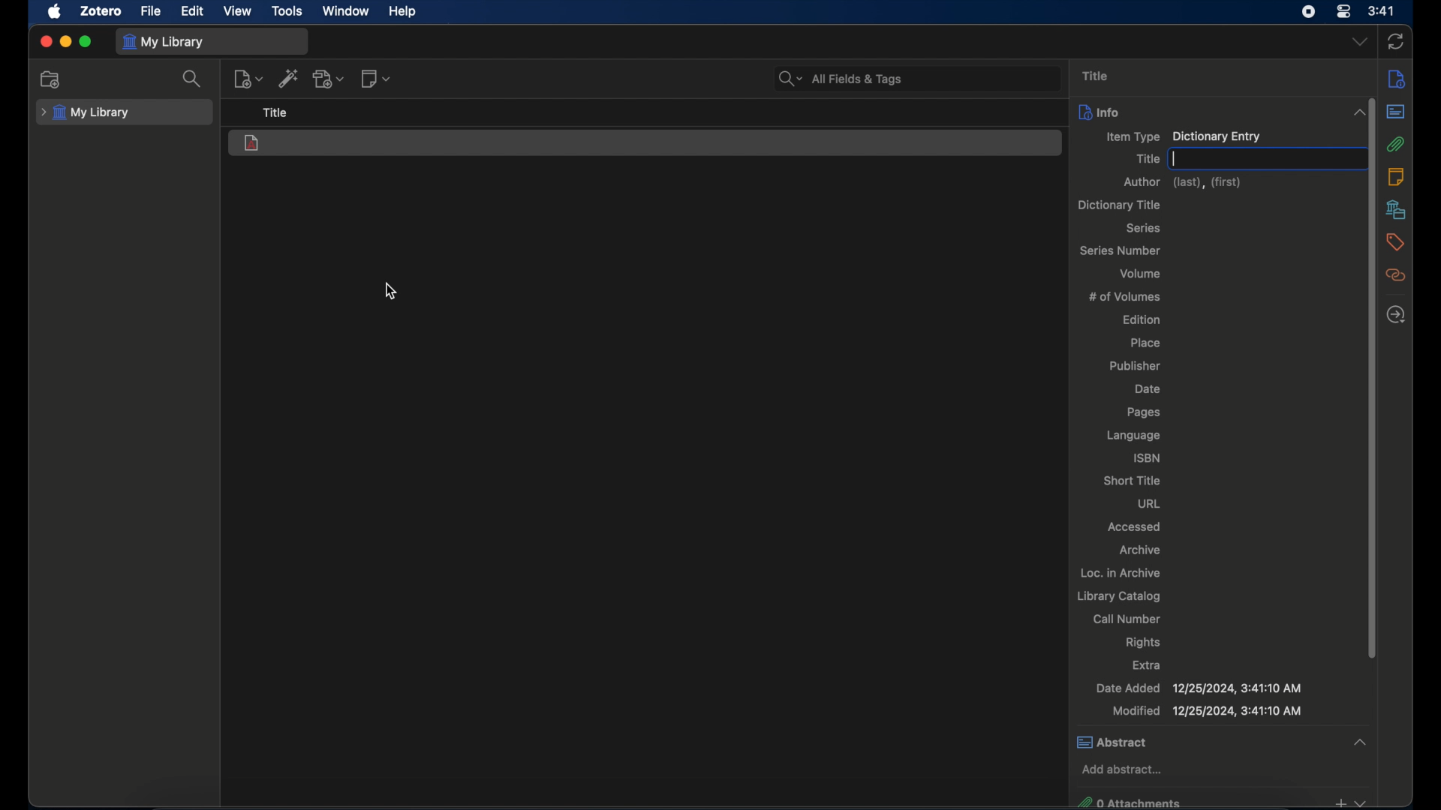 Image resolution: width=1441 pixels, height=810 pixels. Describe the element at coordinates (1135, 436) in the screenshot. I see `language` at that location.